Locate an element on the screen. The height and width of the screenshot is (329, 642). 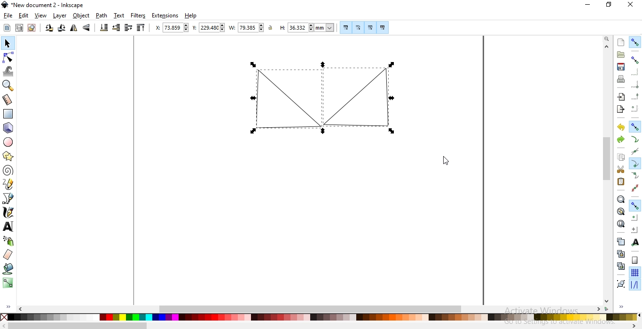
zoom in or out is located at coordinates (8, 86).